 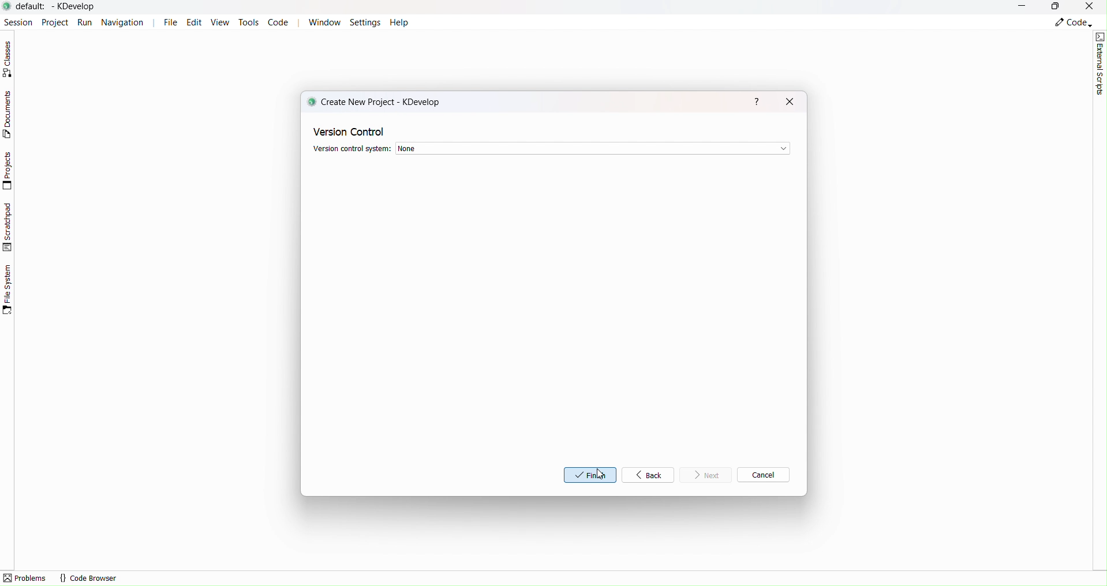 I want to click on Settings, so click(x=366, y=22).